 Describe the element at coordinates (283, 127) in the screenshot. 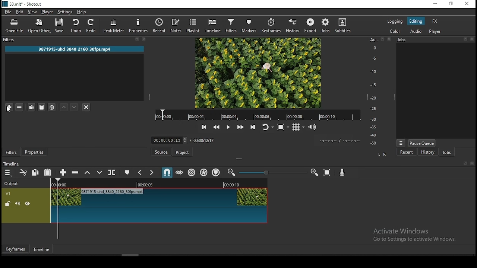

I see `toggle zoom` at that location.